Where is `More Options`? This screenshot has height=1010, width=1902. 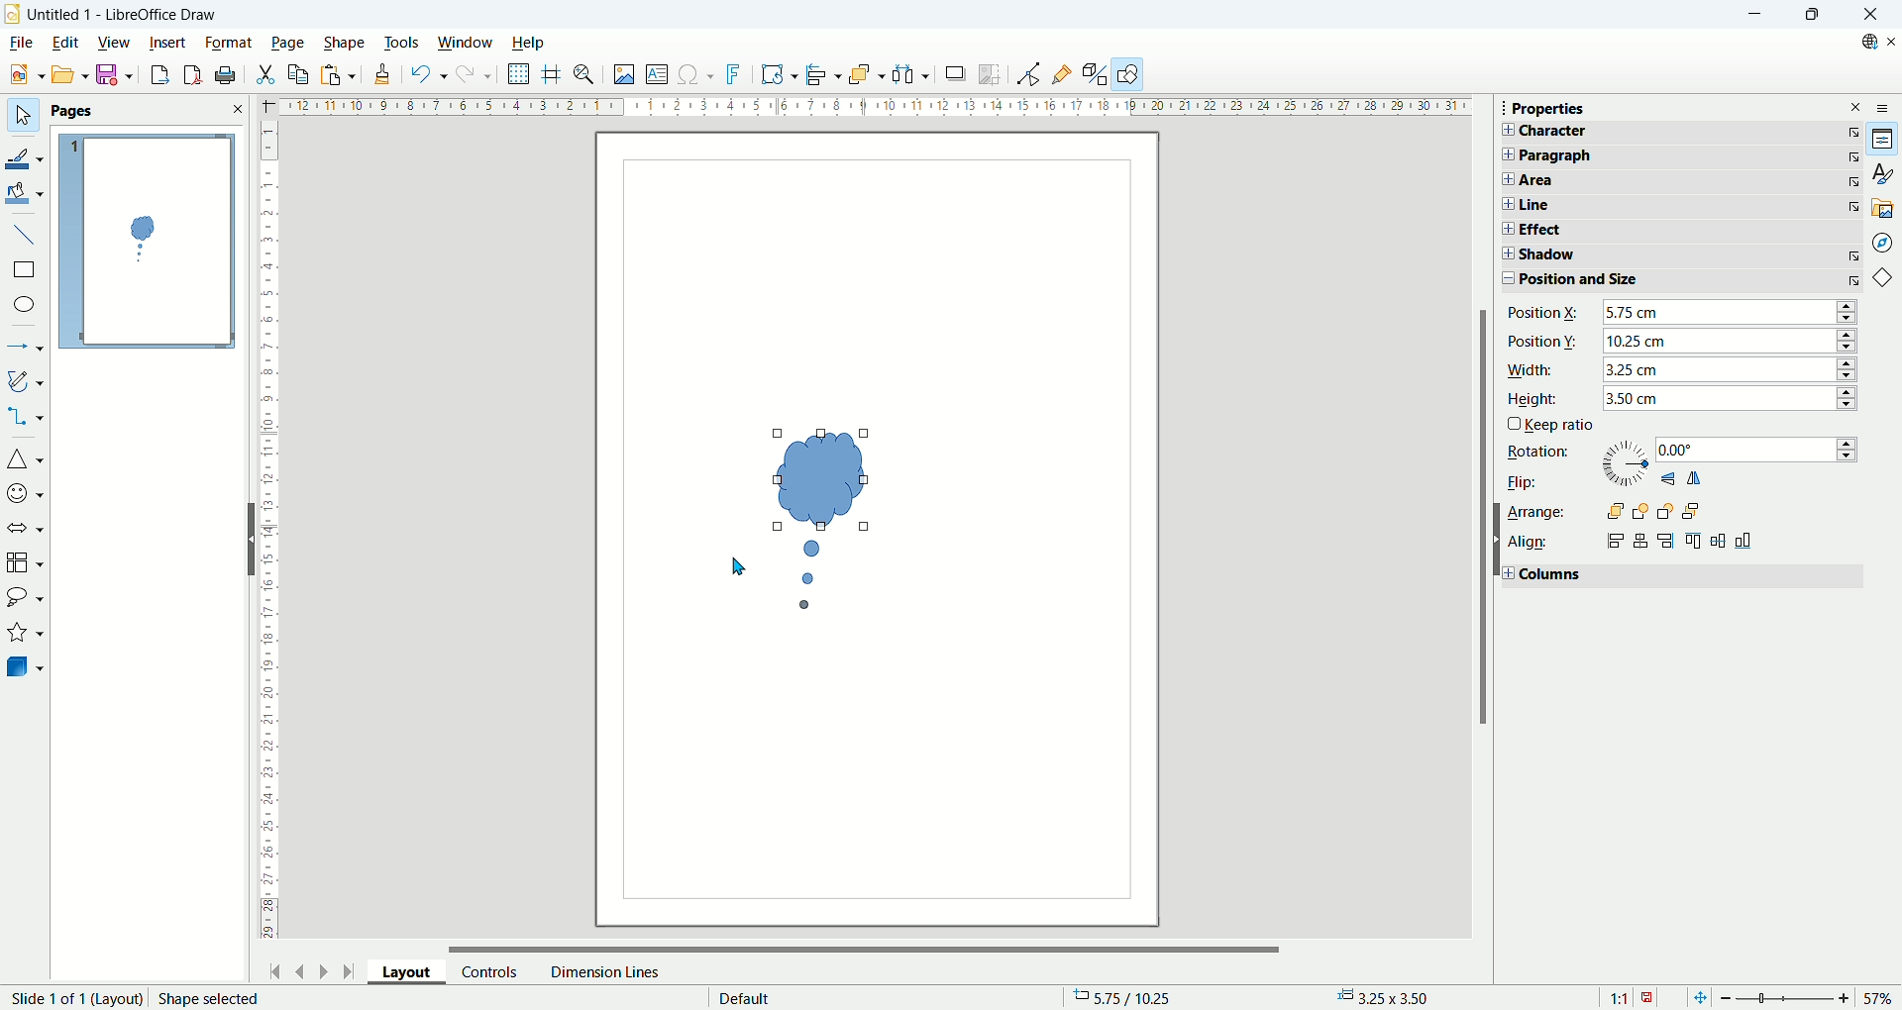
More Options is located at coordinates (1852, 206).